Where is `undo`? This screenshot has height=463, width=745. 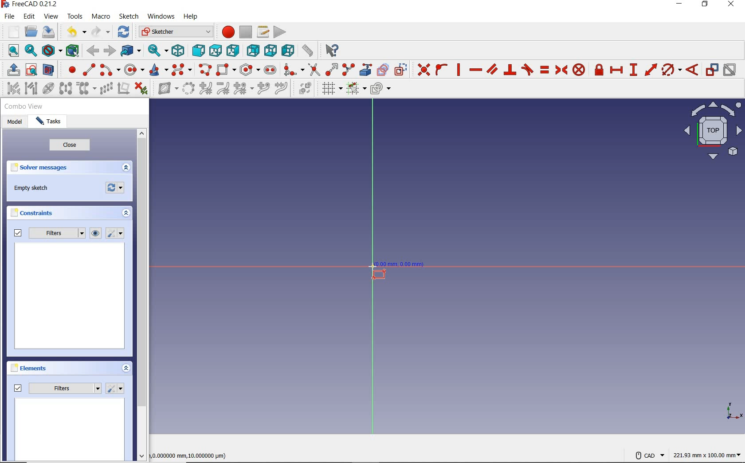 undo is located at coordinates (77, 33).